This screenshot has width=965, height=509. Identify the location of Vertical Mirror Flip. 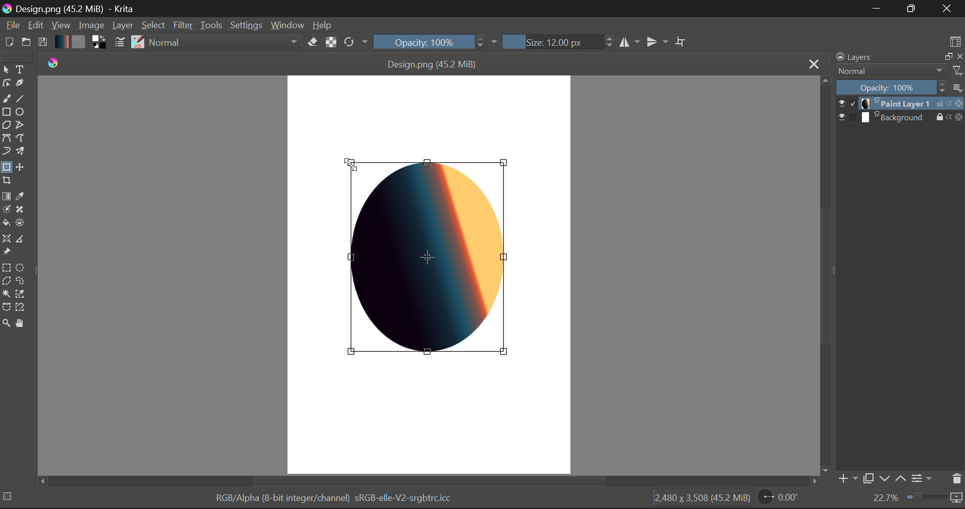
(629, 41).